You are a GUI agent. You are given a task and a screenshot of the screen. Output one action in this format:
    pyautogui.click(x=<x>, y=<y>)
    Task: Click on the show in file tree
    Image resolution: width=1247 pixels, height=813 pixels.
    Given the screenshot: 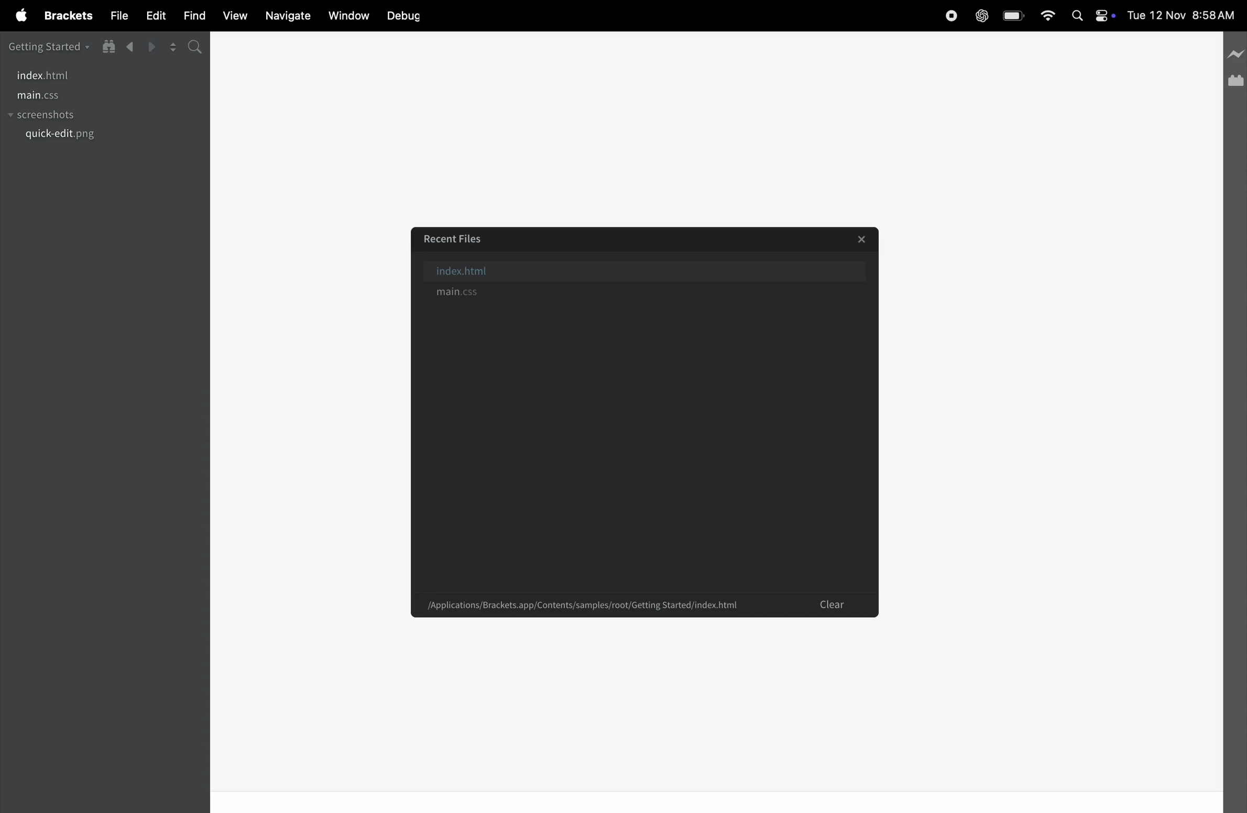 What is the action you would take?
    pyautogui.click(x=108, y=46)
    